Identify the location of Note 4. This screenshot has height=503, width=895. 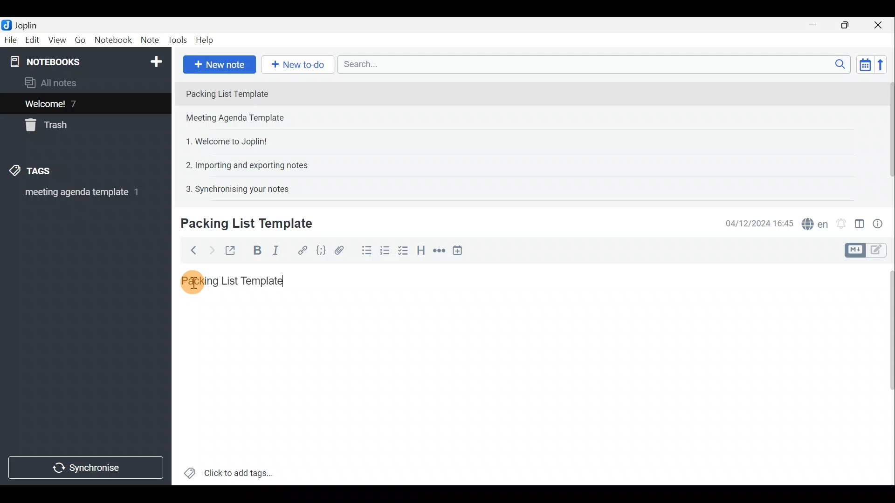
(242, 163).